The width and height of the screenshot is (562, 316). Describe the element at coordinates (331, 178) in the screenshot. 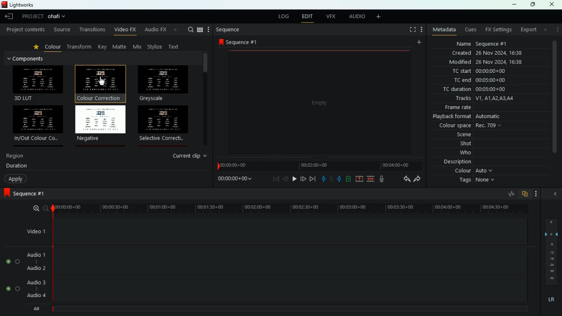

I see `middle` at that location.